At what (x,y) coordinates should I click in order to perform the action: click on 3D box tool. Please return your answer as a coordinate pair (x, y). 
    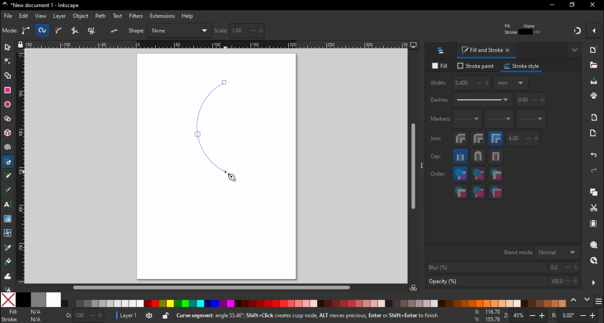
    Looking at the image, I should click on (8, 134).